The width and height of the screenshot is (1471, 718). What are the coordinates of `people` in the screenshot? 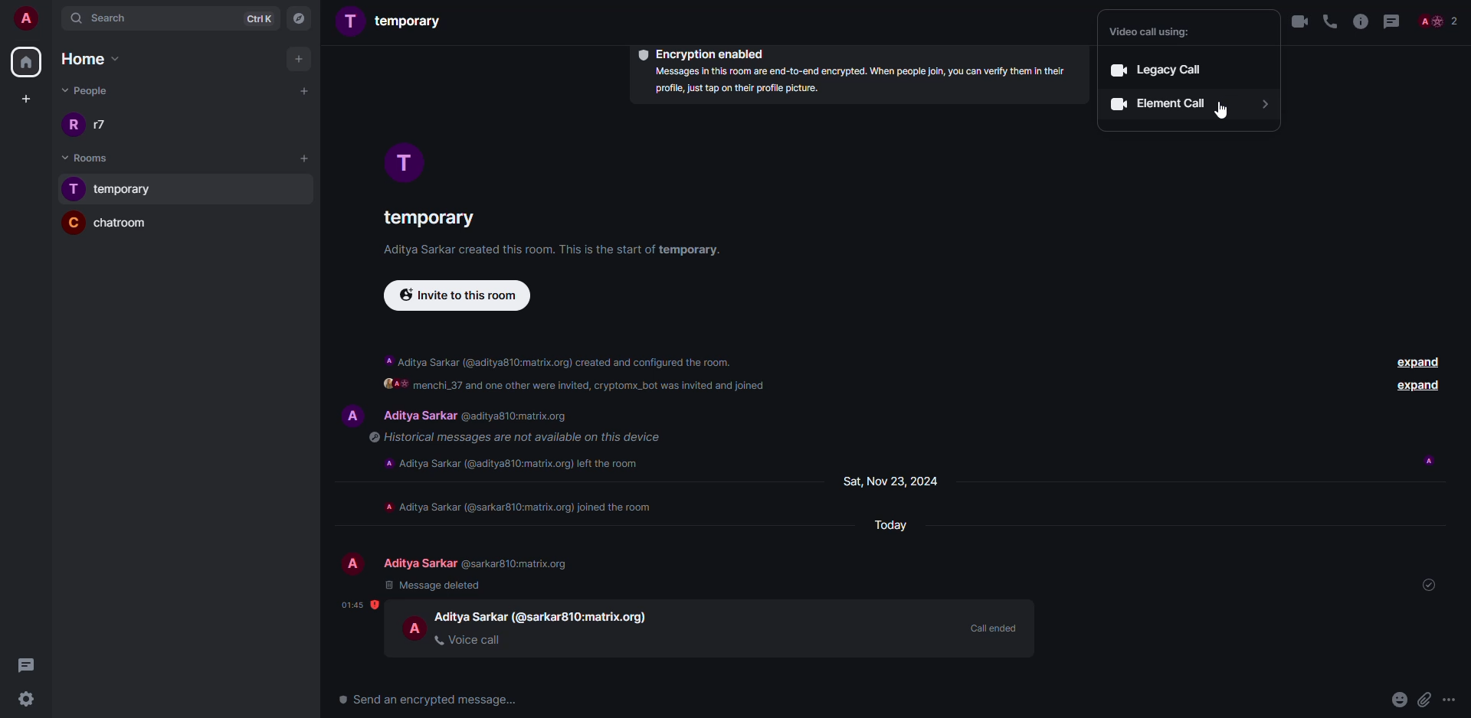 It's located at (89, 89).